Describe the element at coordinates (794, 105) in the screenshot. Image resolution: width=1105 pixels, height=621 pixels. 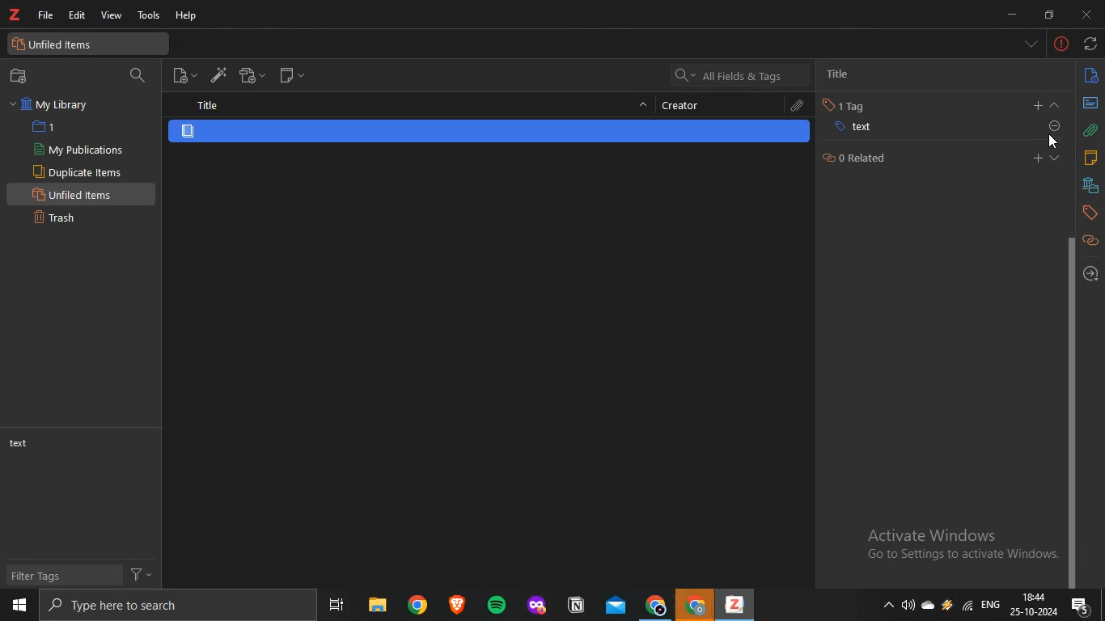
I see `attachments` at that location.